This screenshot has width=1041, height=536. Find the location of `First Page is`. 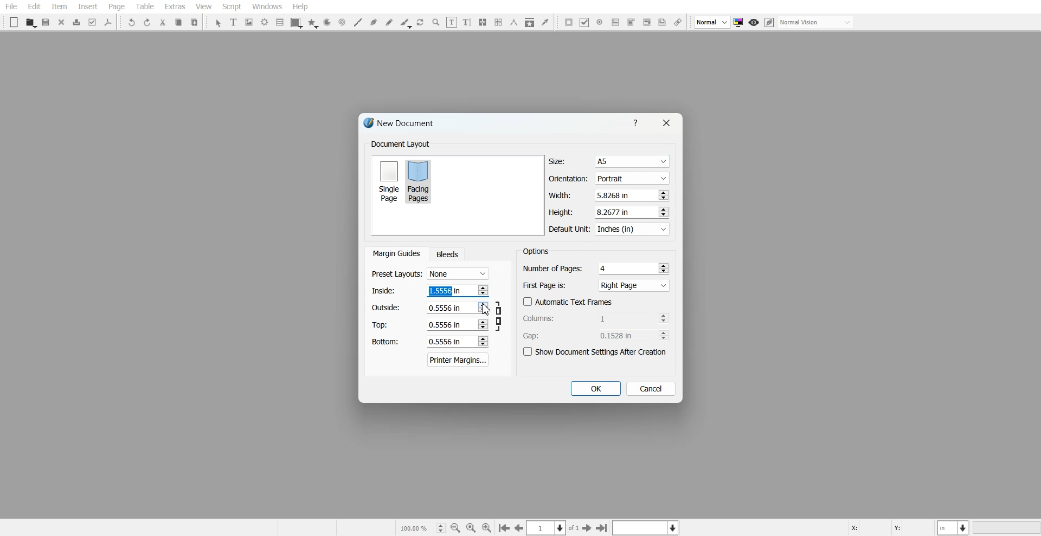

First Page is is located at coordinates (596, 285).